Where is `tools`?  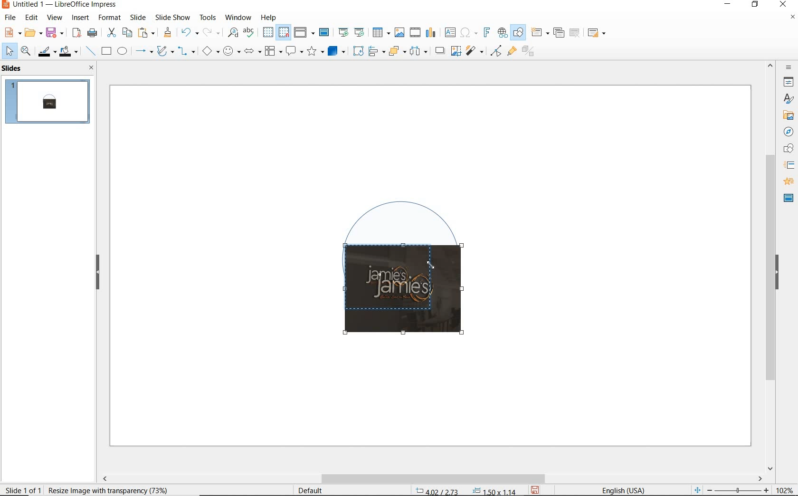 tools is located at coordinates (208, 17).